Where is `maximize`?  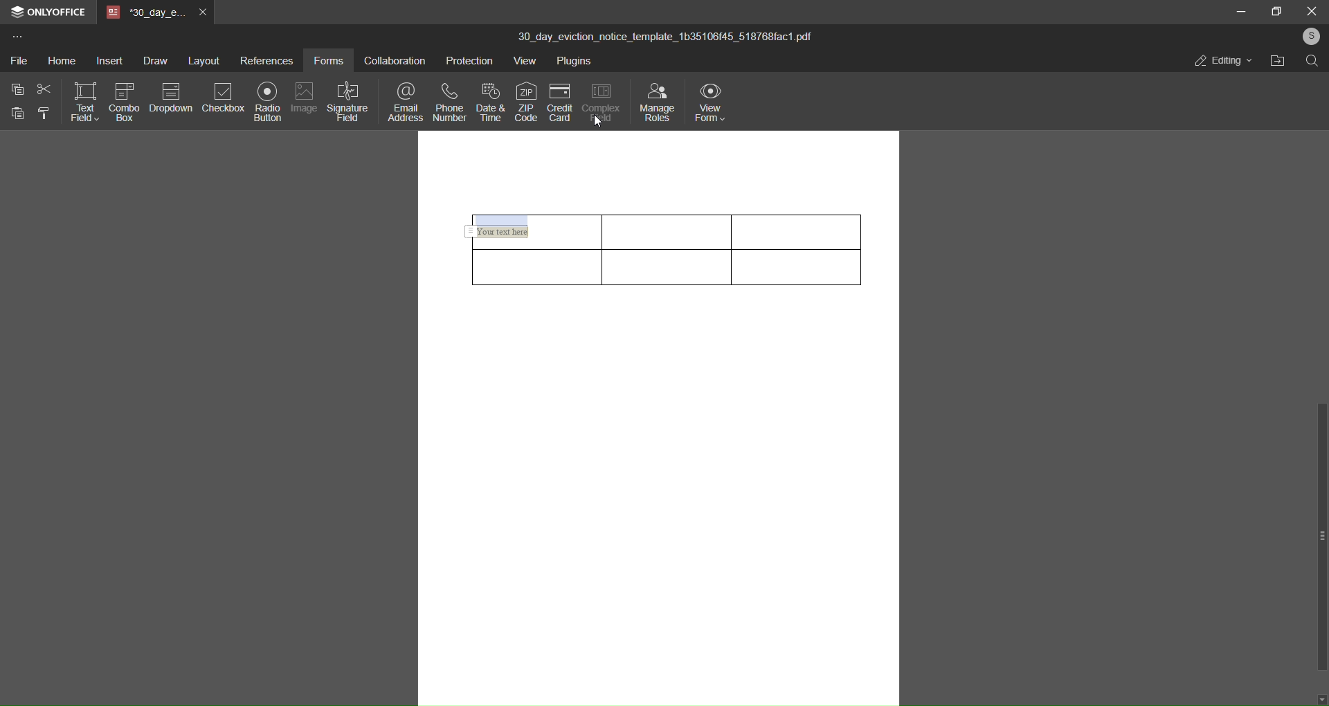
maximize is located at coordinates (1273, 12).